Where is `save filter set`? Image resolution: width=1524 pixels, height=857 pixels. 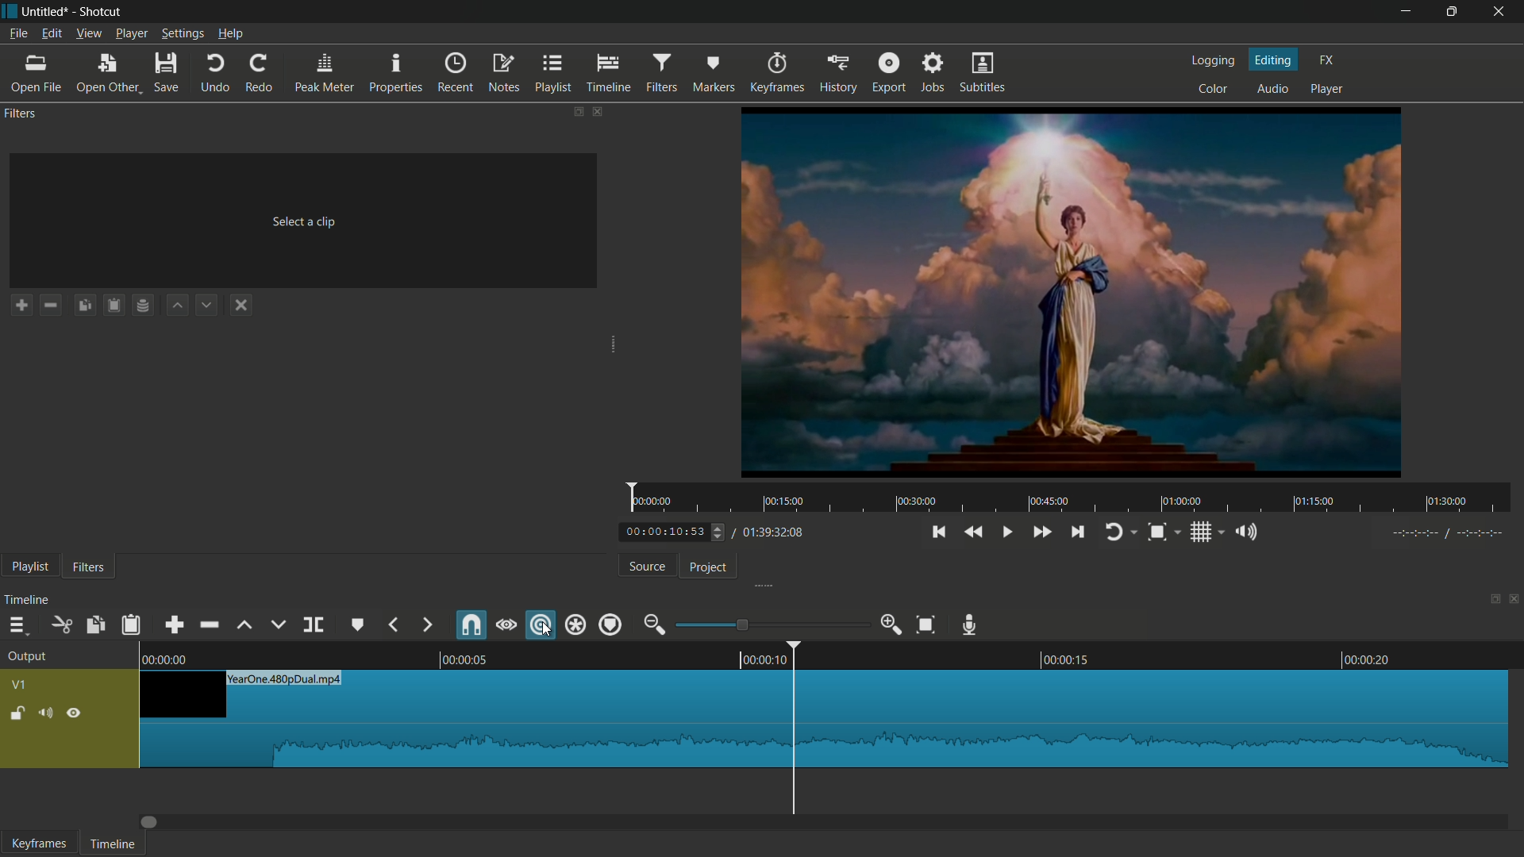
save filter set is located at coordinates (143, 304).